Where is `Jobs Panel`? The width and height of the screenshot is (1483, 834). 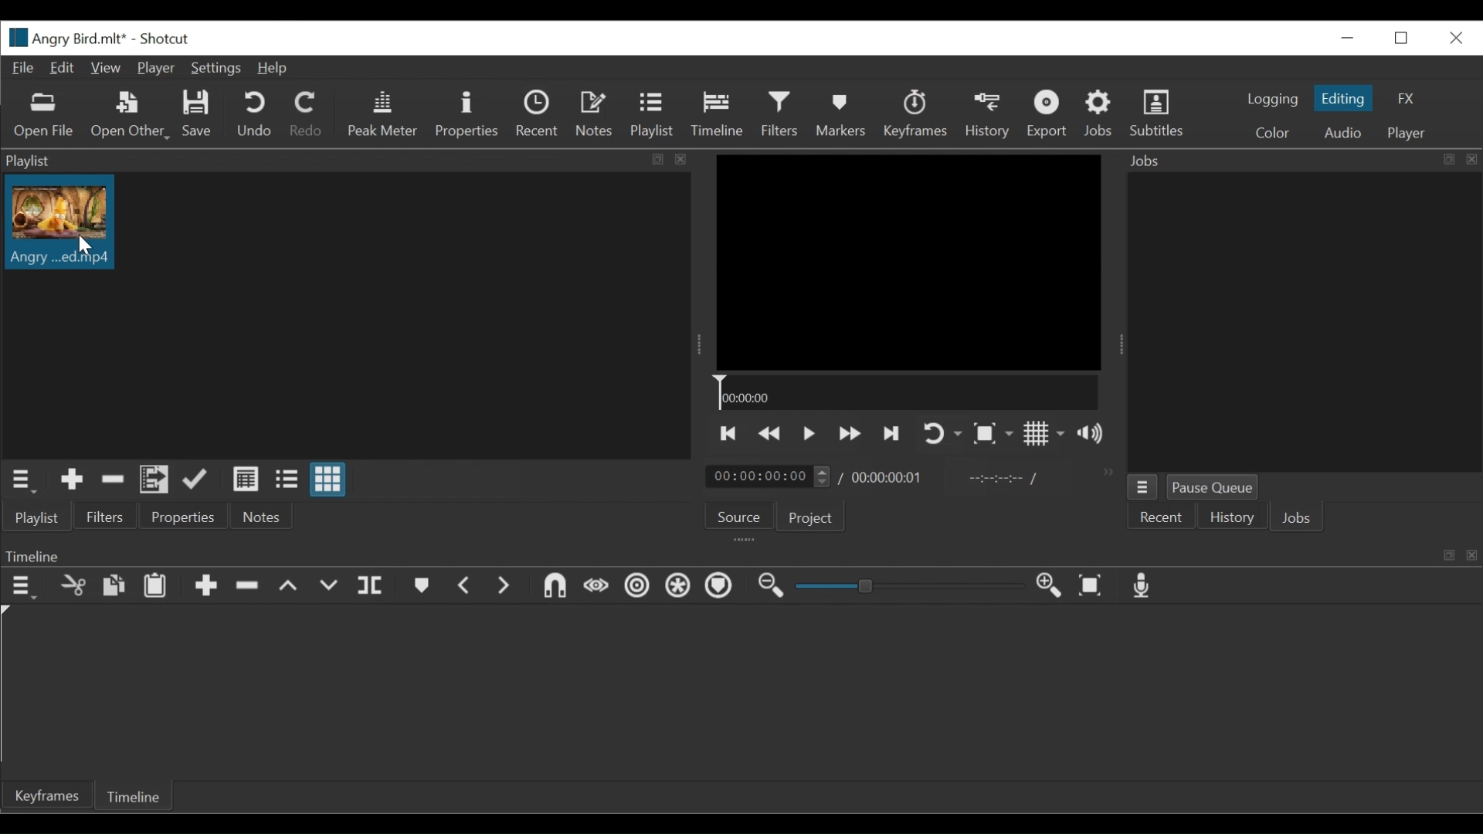
Jobs Panel is located at coordinates (1301, 161).